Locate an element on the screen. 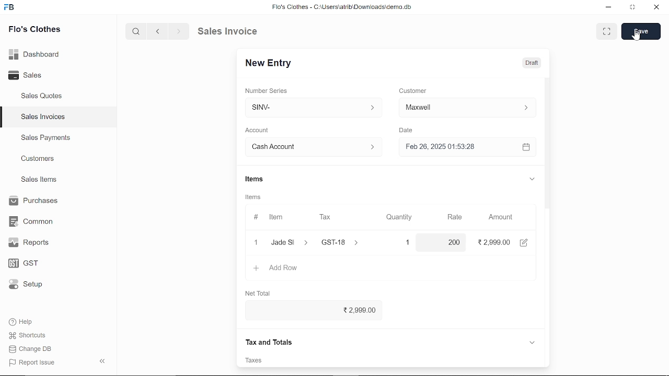 Image resolution: width=669 pixels, height=376 pixels. Help is located at coordinates (28, 322).